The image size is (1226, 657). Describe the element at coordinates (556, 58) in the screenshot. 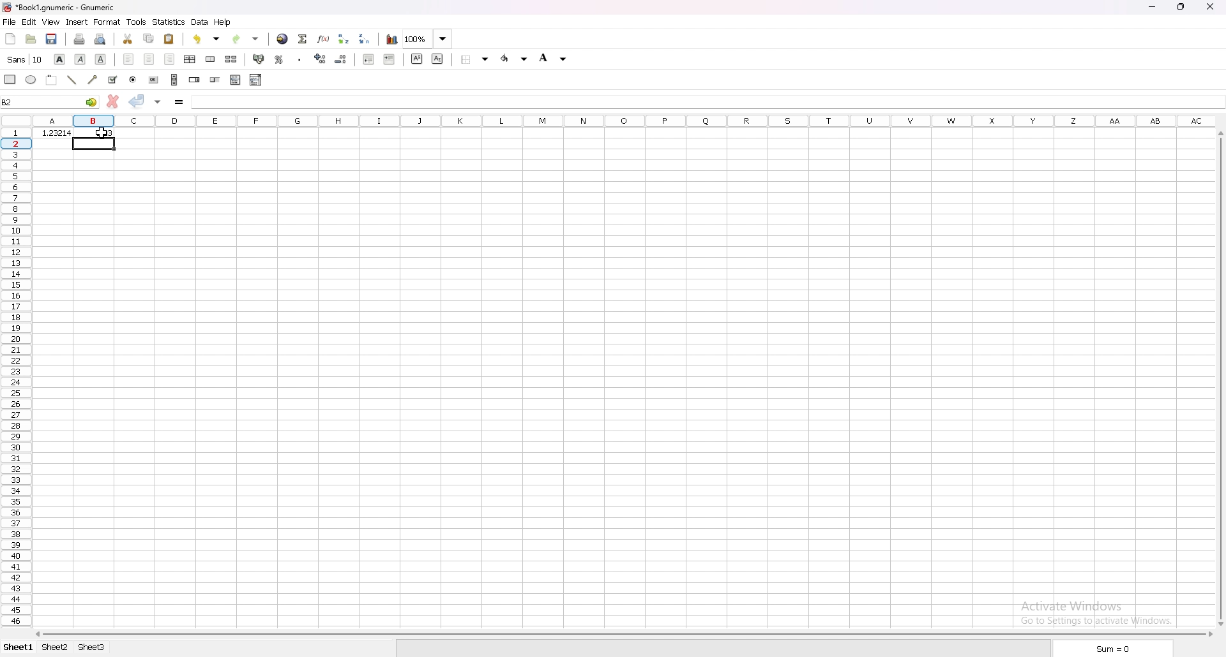

I see `background` at that location.